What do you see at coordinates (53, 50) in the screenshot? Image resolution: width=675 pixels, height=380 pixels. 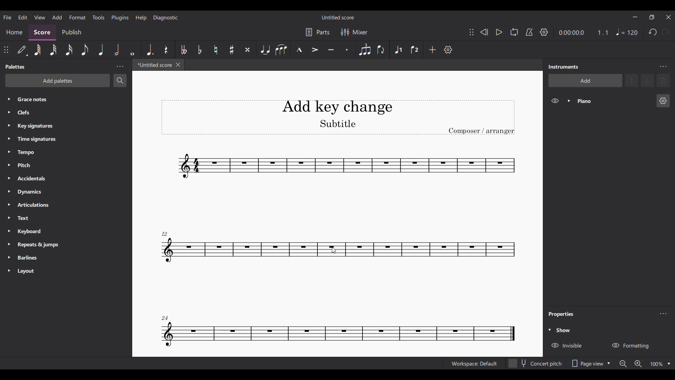 I see `32nd note` at bounding box center [53, 50].